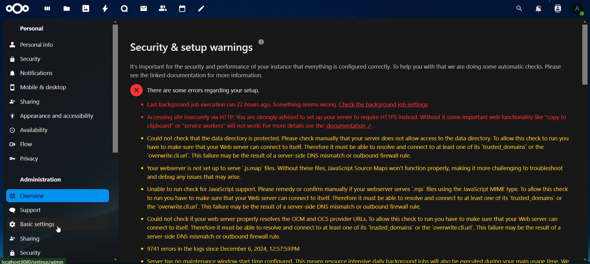  What do you see at coordinates (86, 9) in the screenshot?
I see `photos` at bounding box center [86, 9].